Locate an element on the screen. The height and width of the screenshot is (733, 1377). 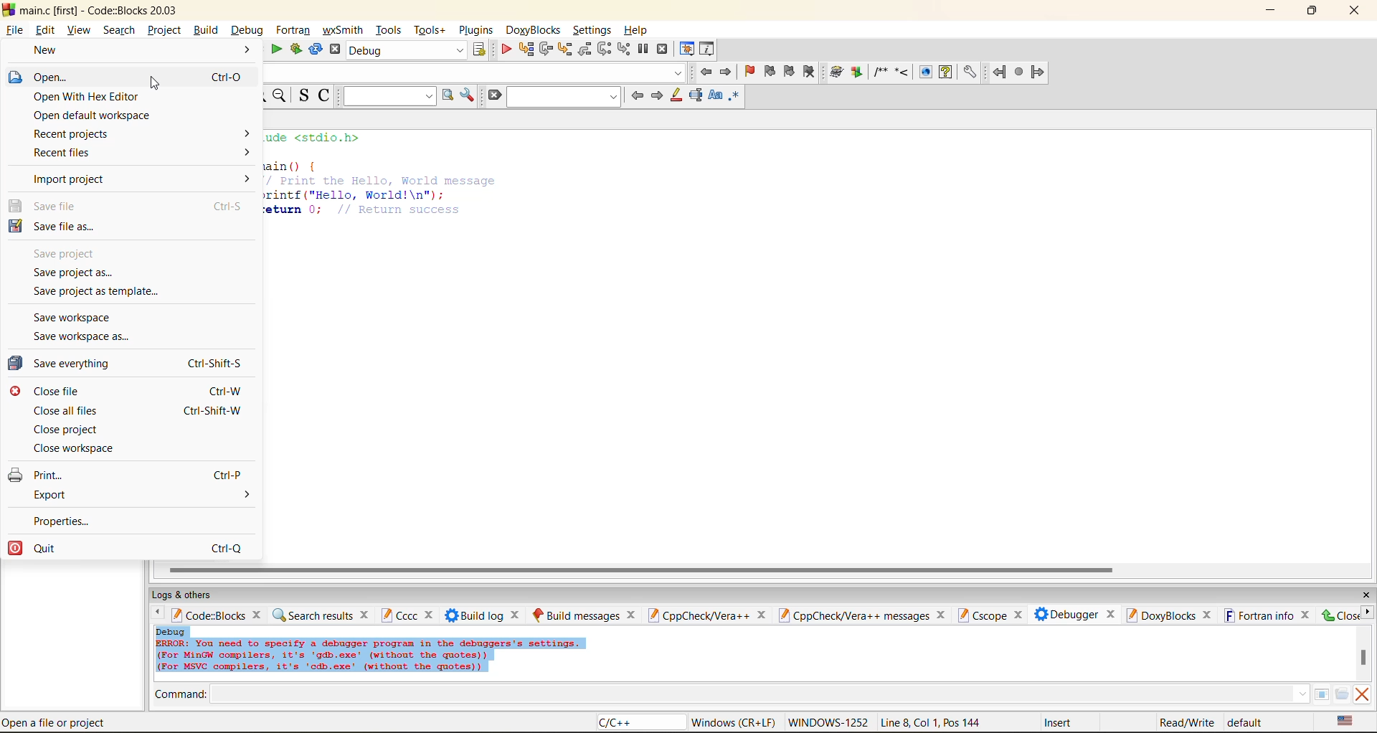
cccc is located at coordinates (399, 615).